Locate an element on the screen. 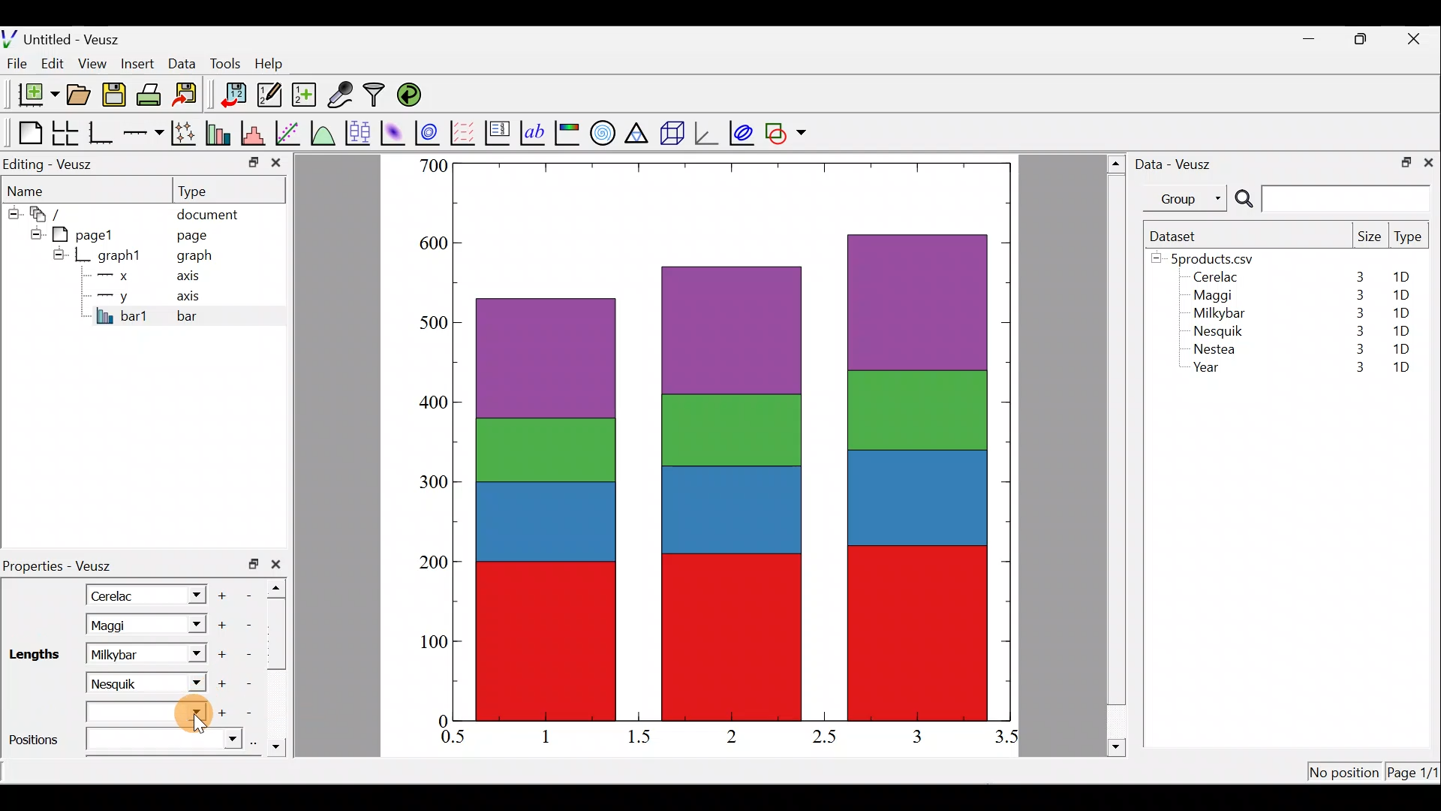 The image size is (1441, 811). Plot bar charts is located at coordinates (220, 131).